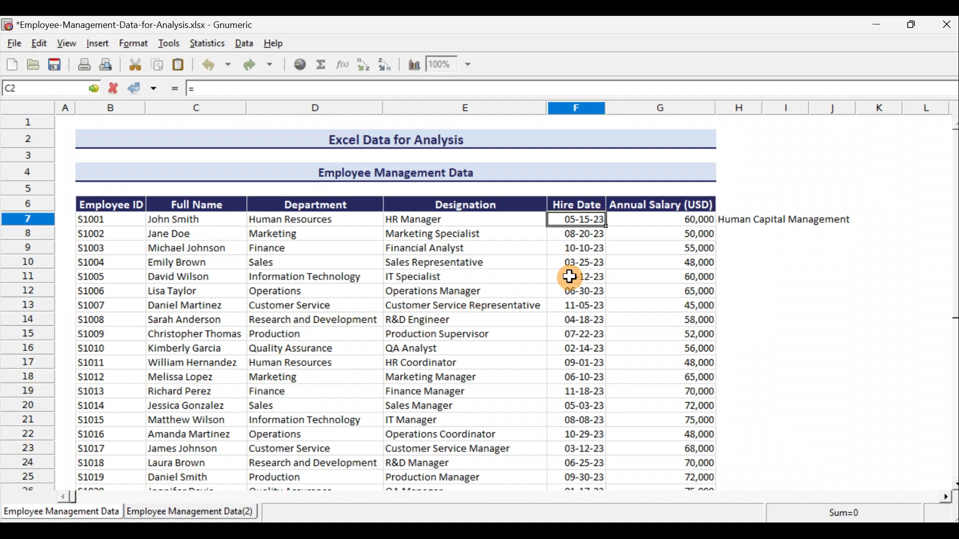 The image size is (959, 539). What do you see at coordinates (206, 43) in the screenshot?
I see `Statistics` at bounding box center [206, 43].